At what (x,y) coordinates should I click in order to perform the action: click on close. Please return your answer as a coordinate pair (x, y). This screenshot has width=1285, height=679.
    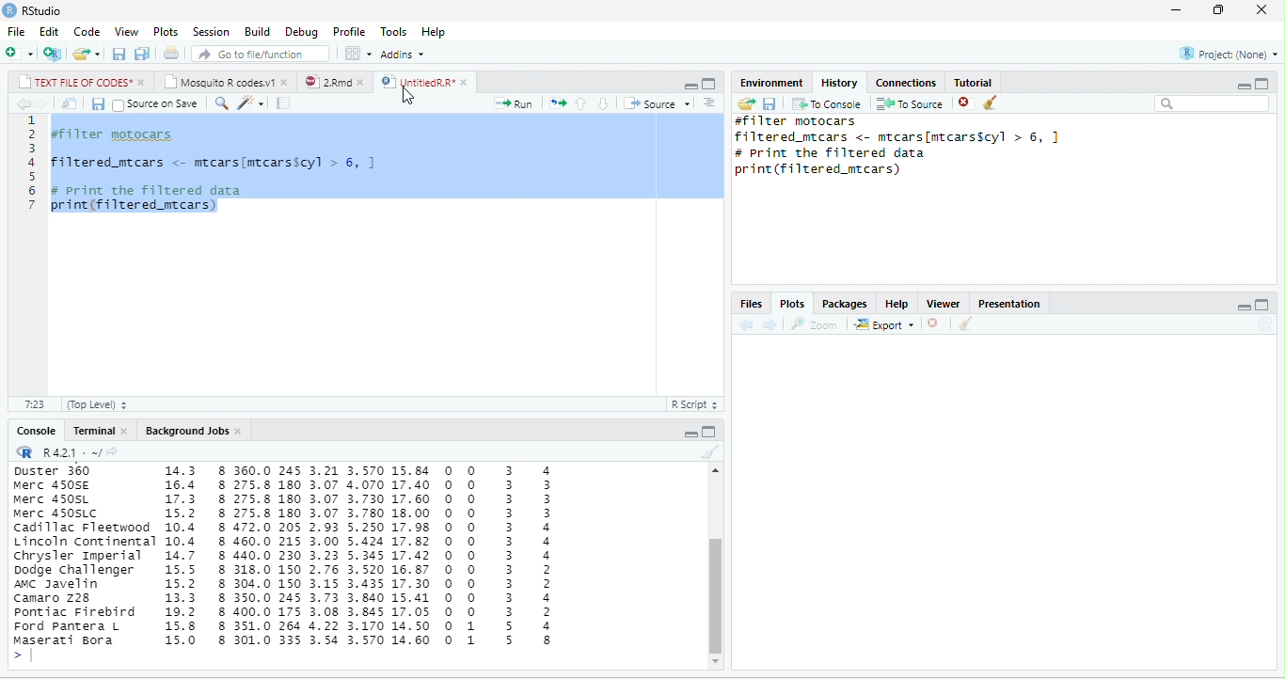
    Looking at the image, I should click on (126, 430).